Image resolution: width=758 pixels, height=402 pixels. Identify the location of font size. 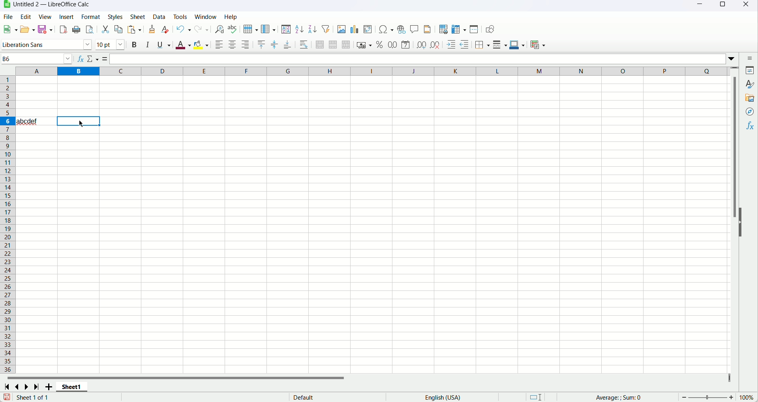
(111, 44).